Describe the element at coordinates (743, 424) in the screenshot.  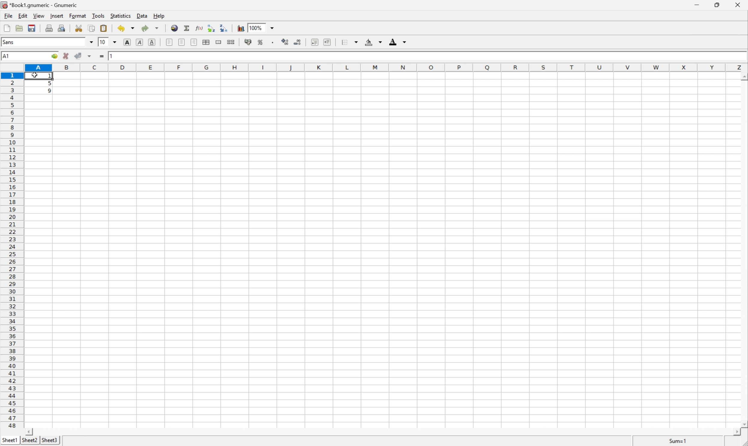
I see `scroll down` at that location.